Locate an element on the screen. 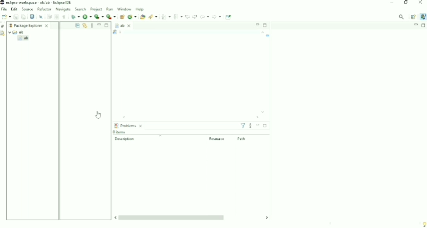 The height and width of the screenshot is (228, 427). Previous Annotation is located at coordinates (178, 16).